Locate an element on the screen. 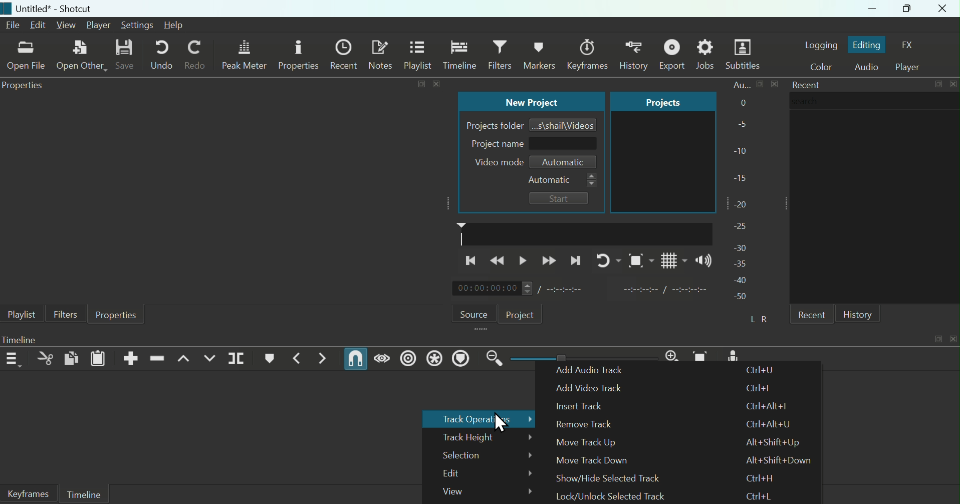 The height and width of the screenshot is (504, 960). expand is located at coordinates (421, 84).